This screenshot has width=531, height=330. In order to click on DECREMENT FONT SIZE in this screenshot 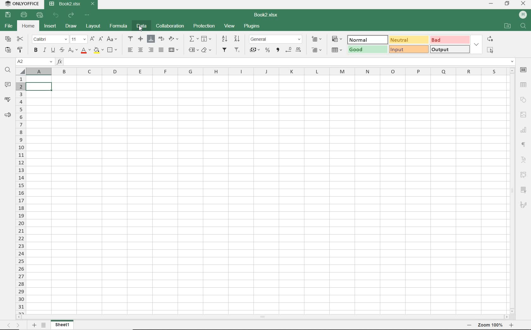, I will do `click(101, 39)`.